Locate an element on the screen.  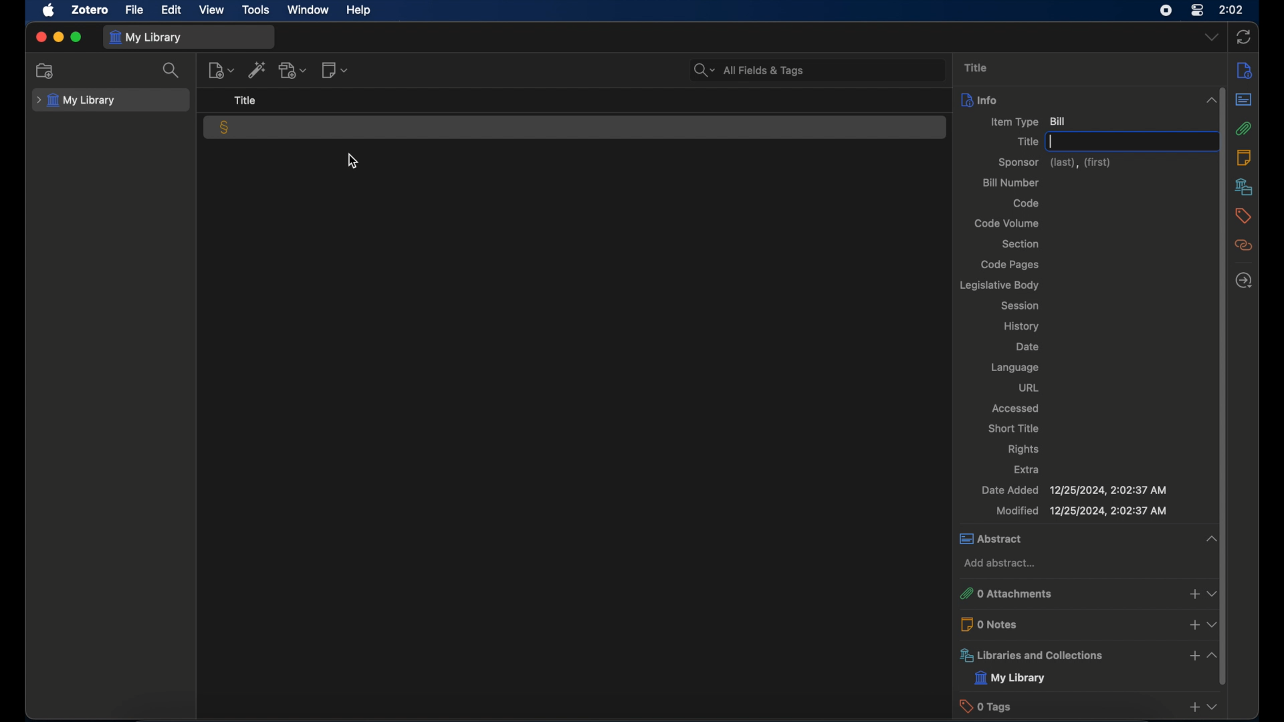
cursor is located at coordinates (352, 161).